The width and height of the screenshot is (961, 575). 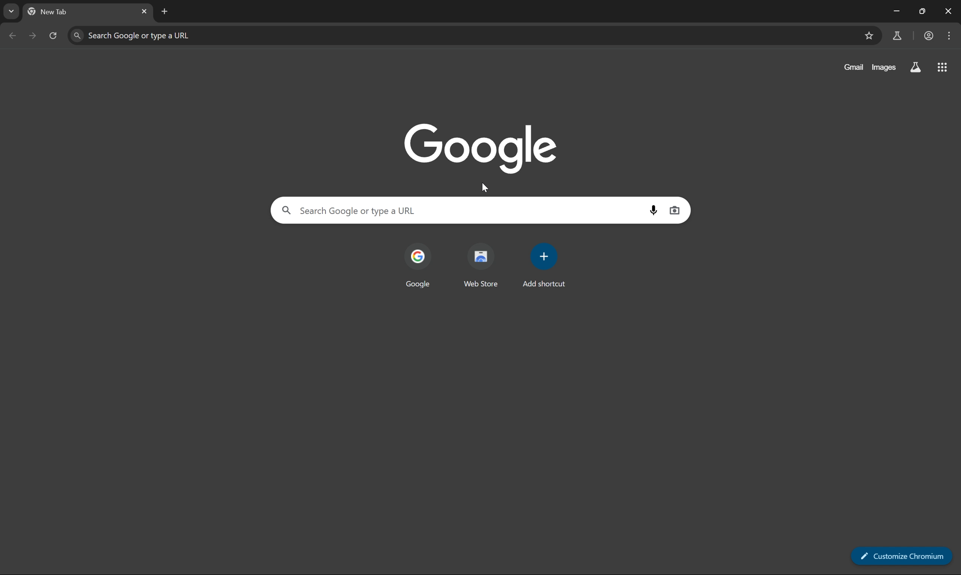 What do you see at coordinates (655, 210) in the screenshot?
I see `search by voice` at bounding box center [655, 210].